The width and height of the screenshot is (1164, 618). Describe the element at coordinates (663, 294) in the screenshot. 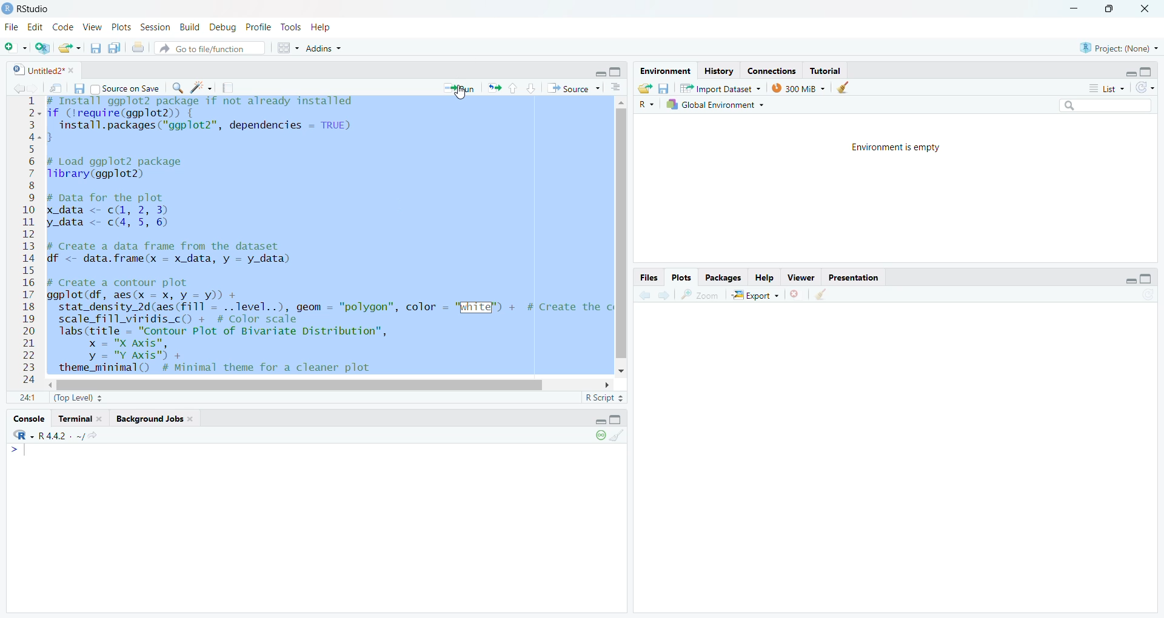

I see `go forward` at that location.